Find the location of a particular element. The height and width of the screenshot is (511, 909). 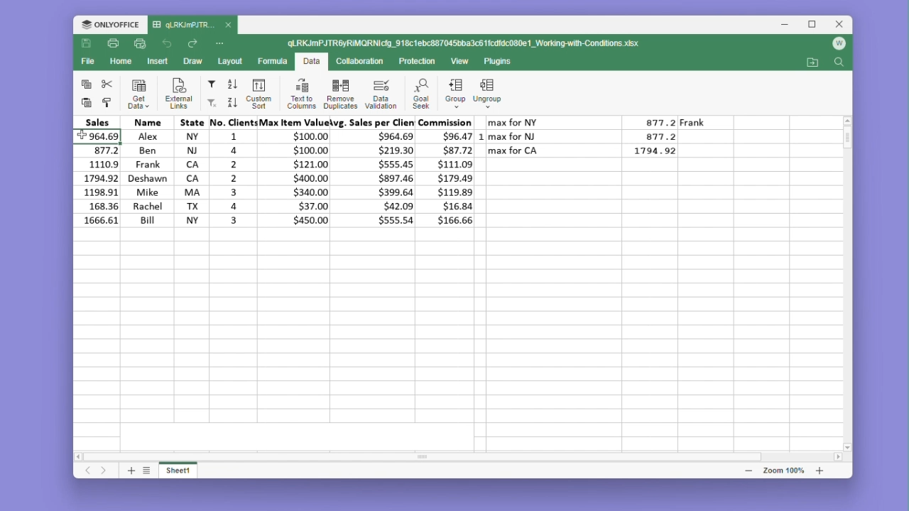

Empty cells is located at coordinates (460, 336).